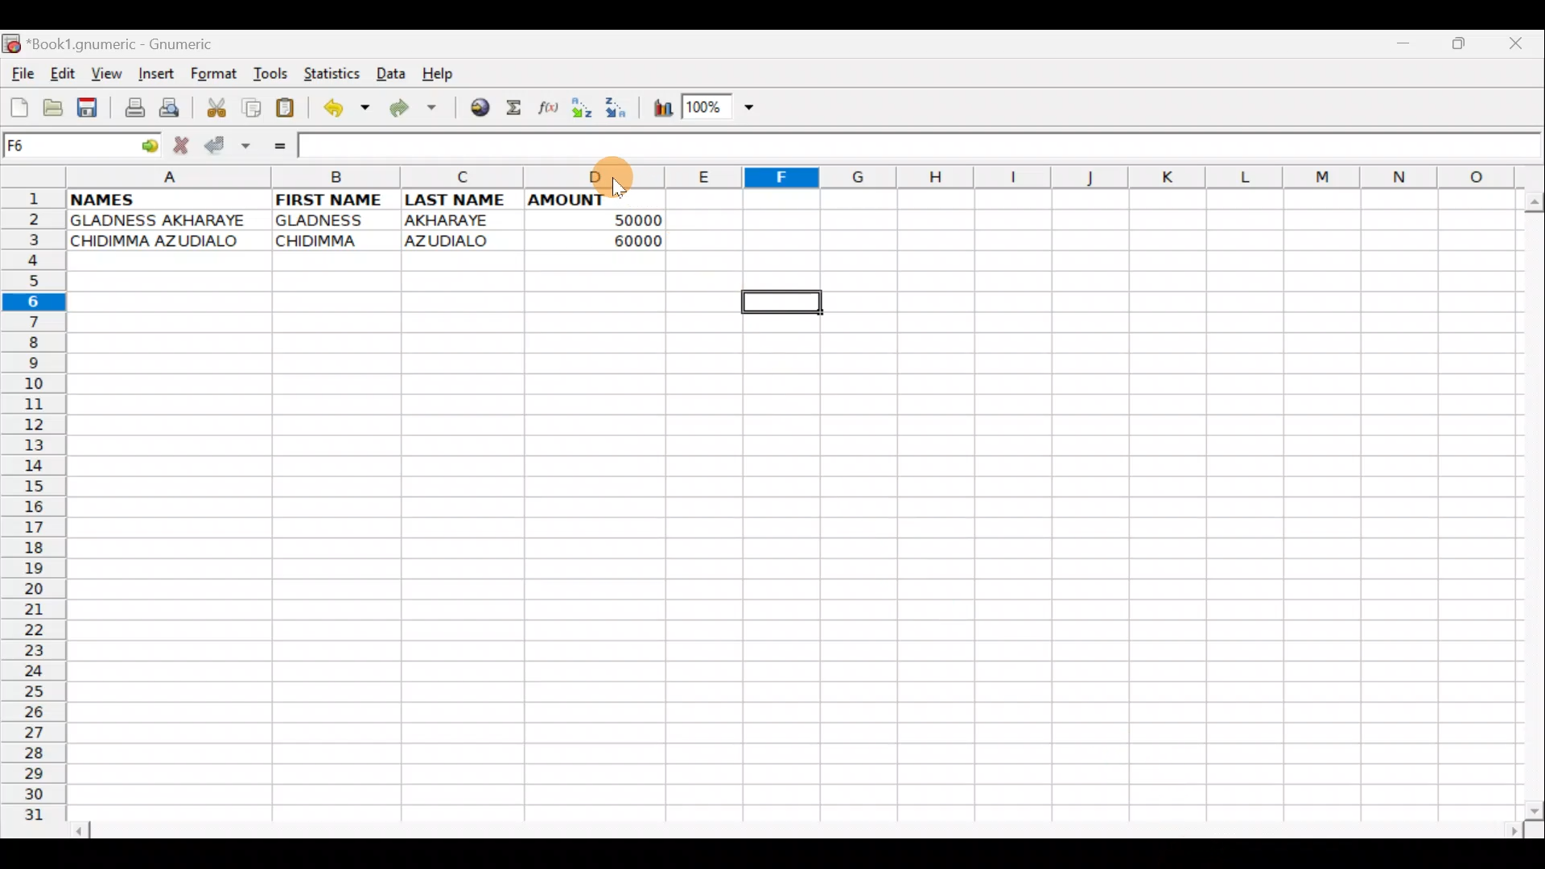  Describe the element at coordinates (806, 176) in the screenshot. I see `Columns` at that location.